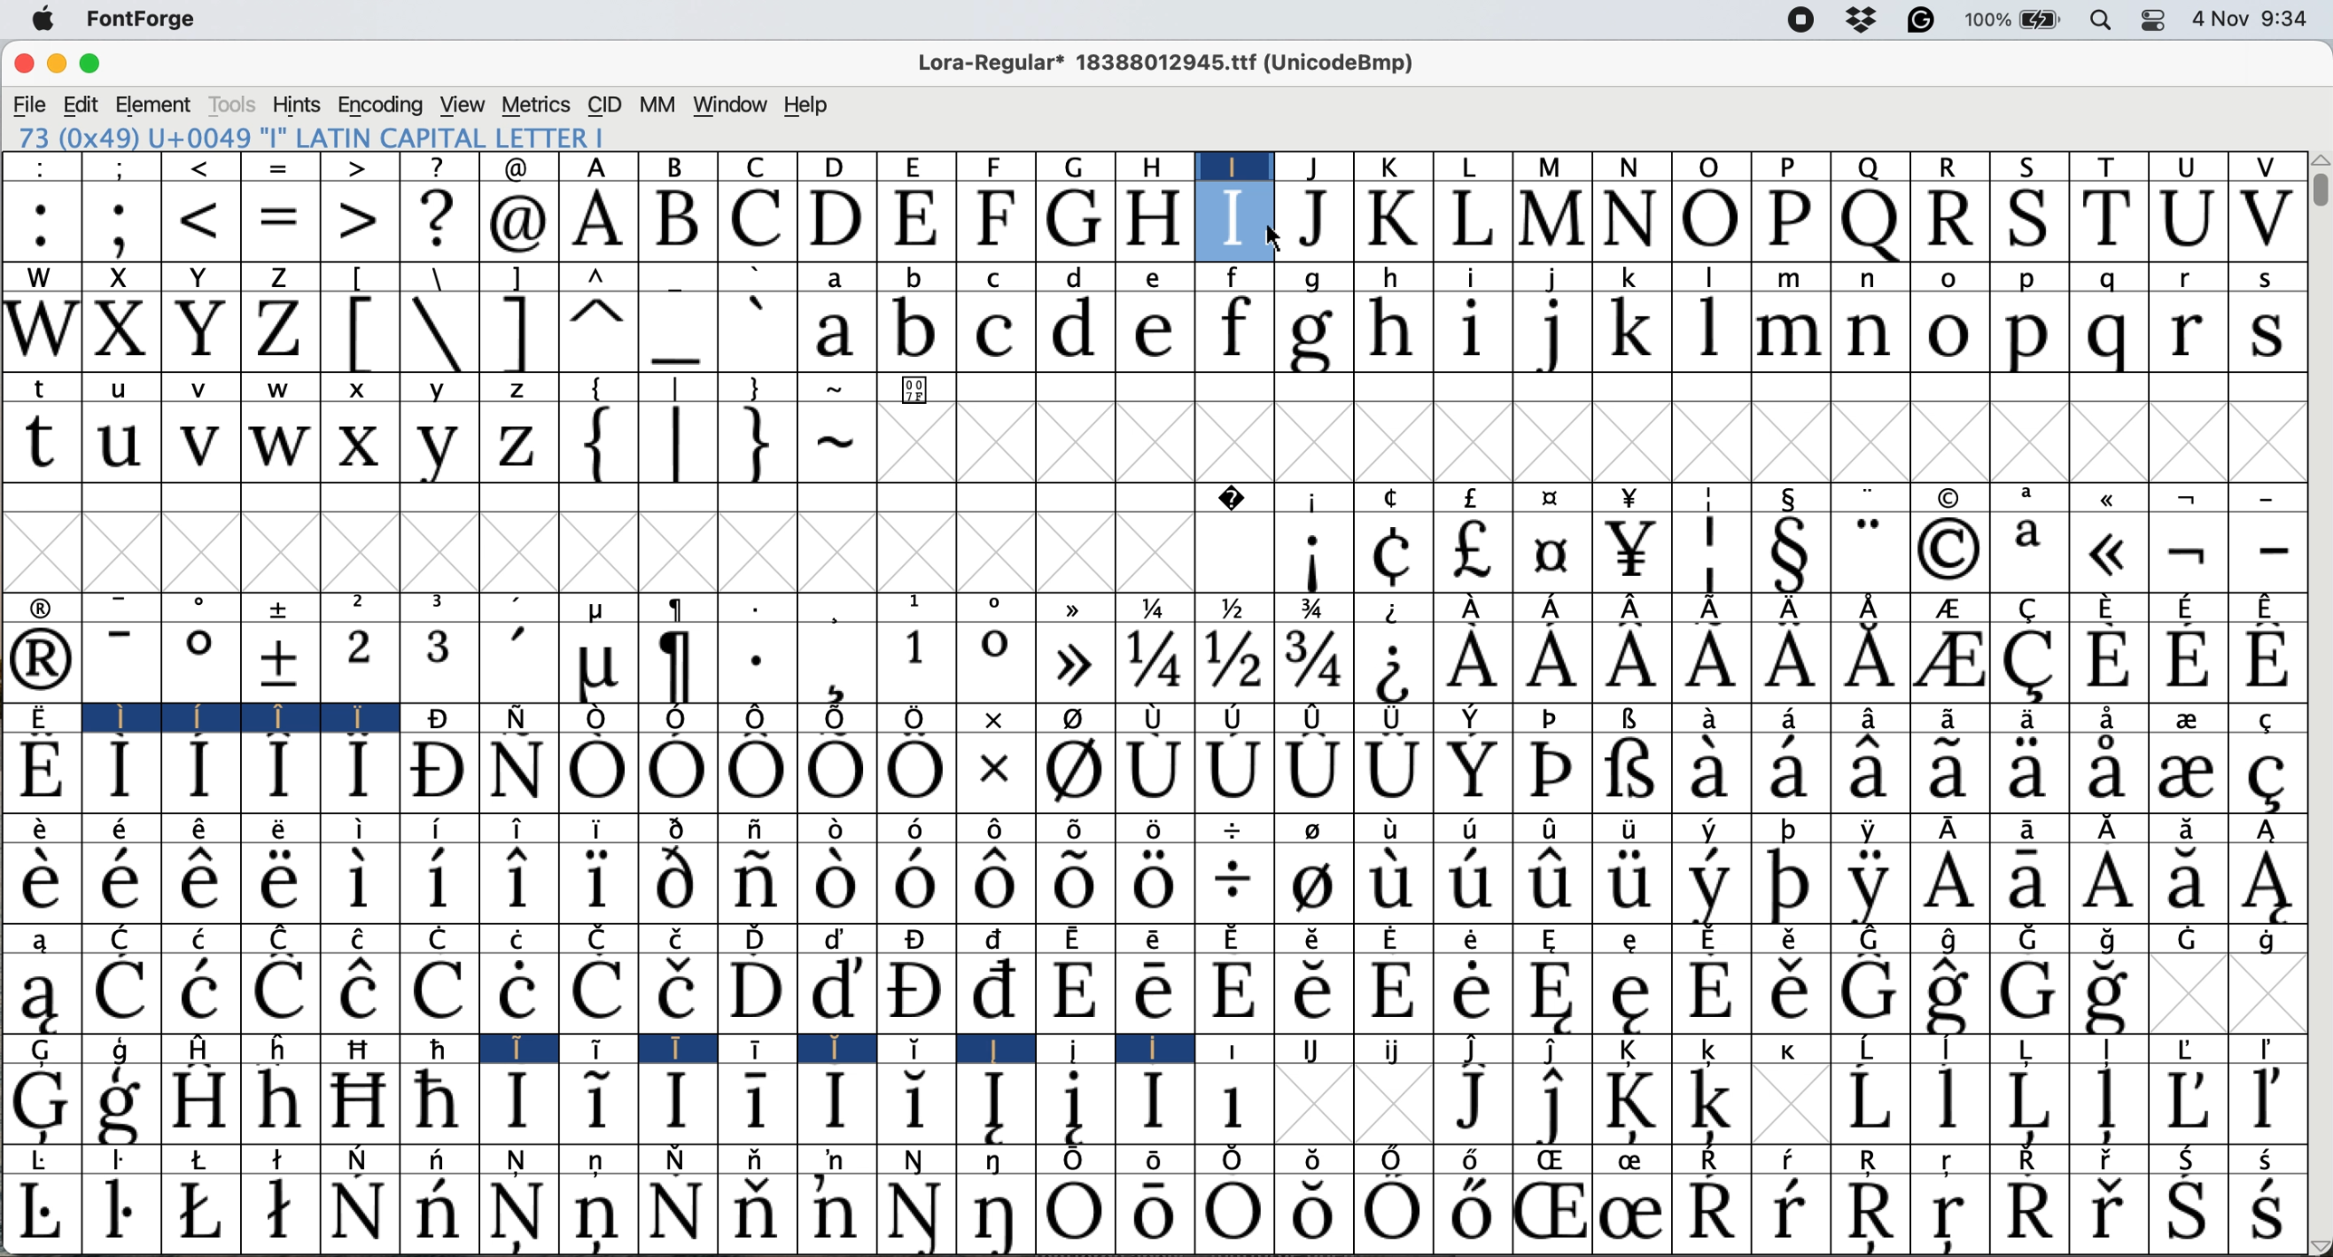  Describe the element at coordinates (1391, 168) in the screenshot. I see `k` at that location.